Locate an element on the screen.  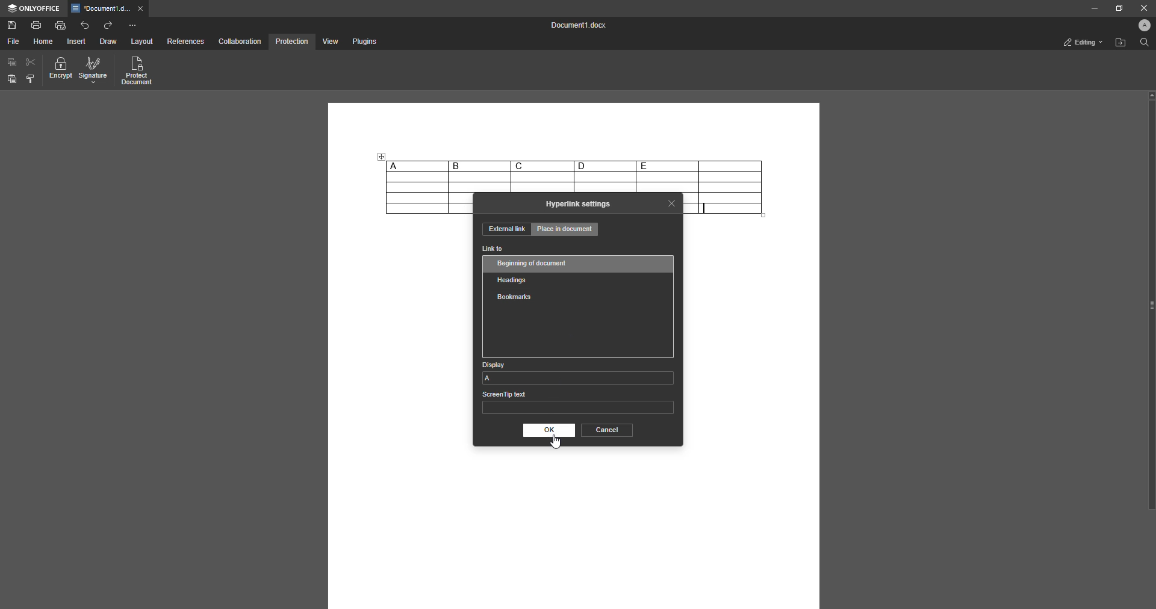
Undo is located at coordinates (85, 25).